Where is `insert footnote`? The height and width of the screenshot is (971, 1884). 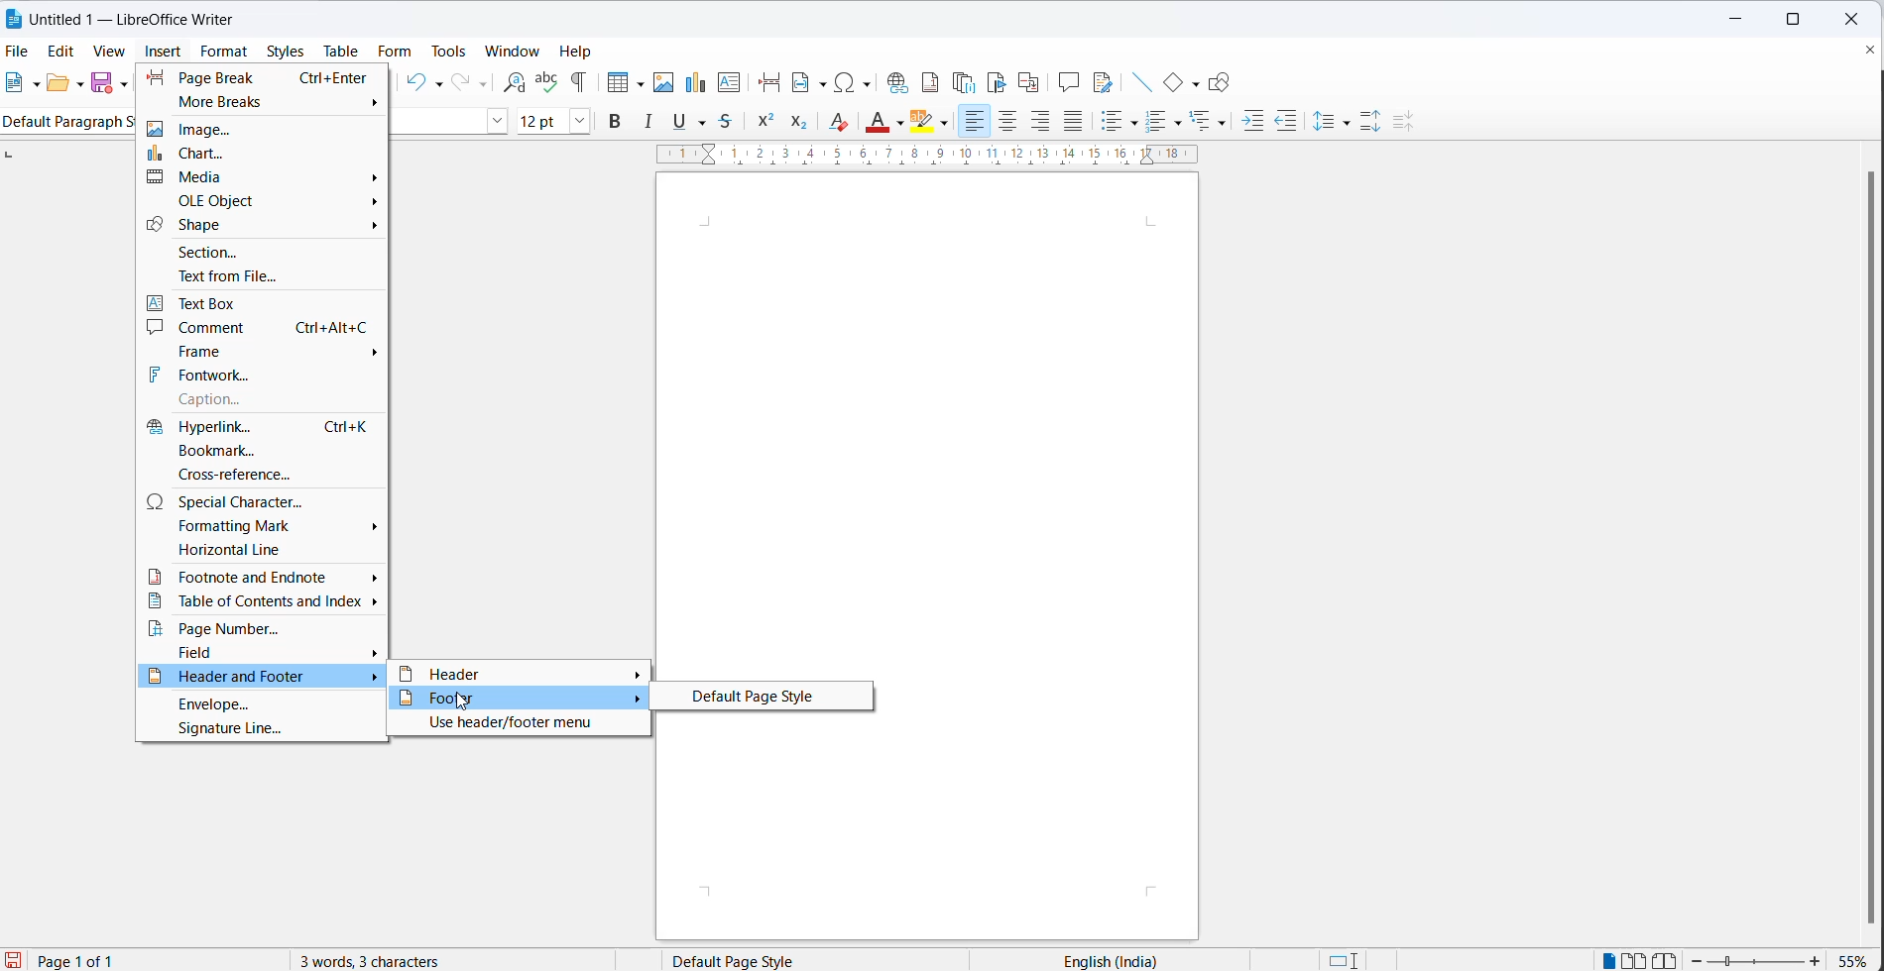 insert footnote is located at coordinates (932, 82).